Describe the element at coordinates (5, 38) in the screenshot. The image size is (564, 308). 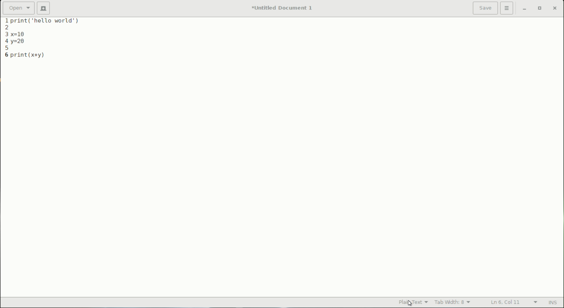
I see `line numbers` at that location.